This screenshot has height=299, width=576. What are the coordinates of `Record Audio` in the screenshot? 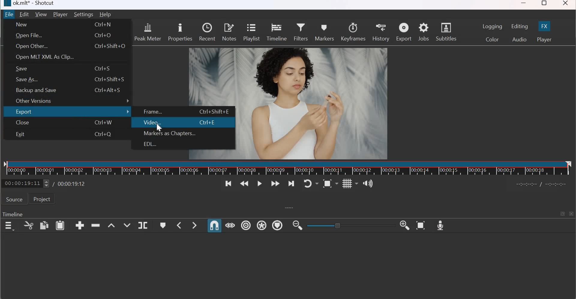 It's located at (441, 225).